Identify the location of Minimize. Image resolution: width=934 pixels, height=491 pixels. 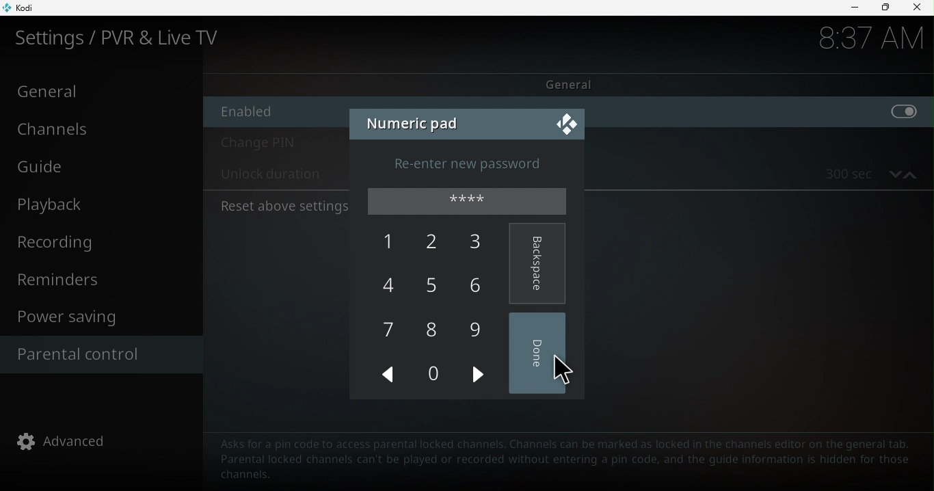
(854, 9).